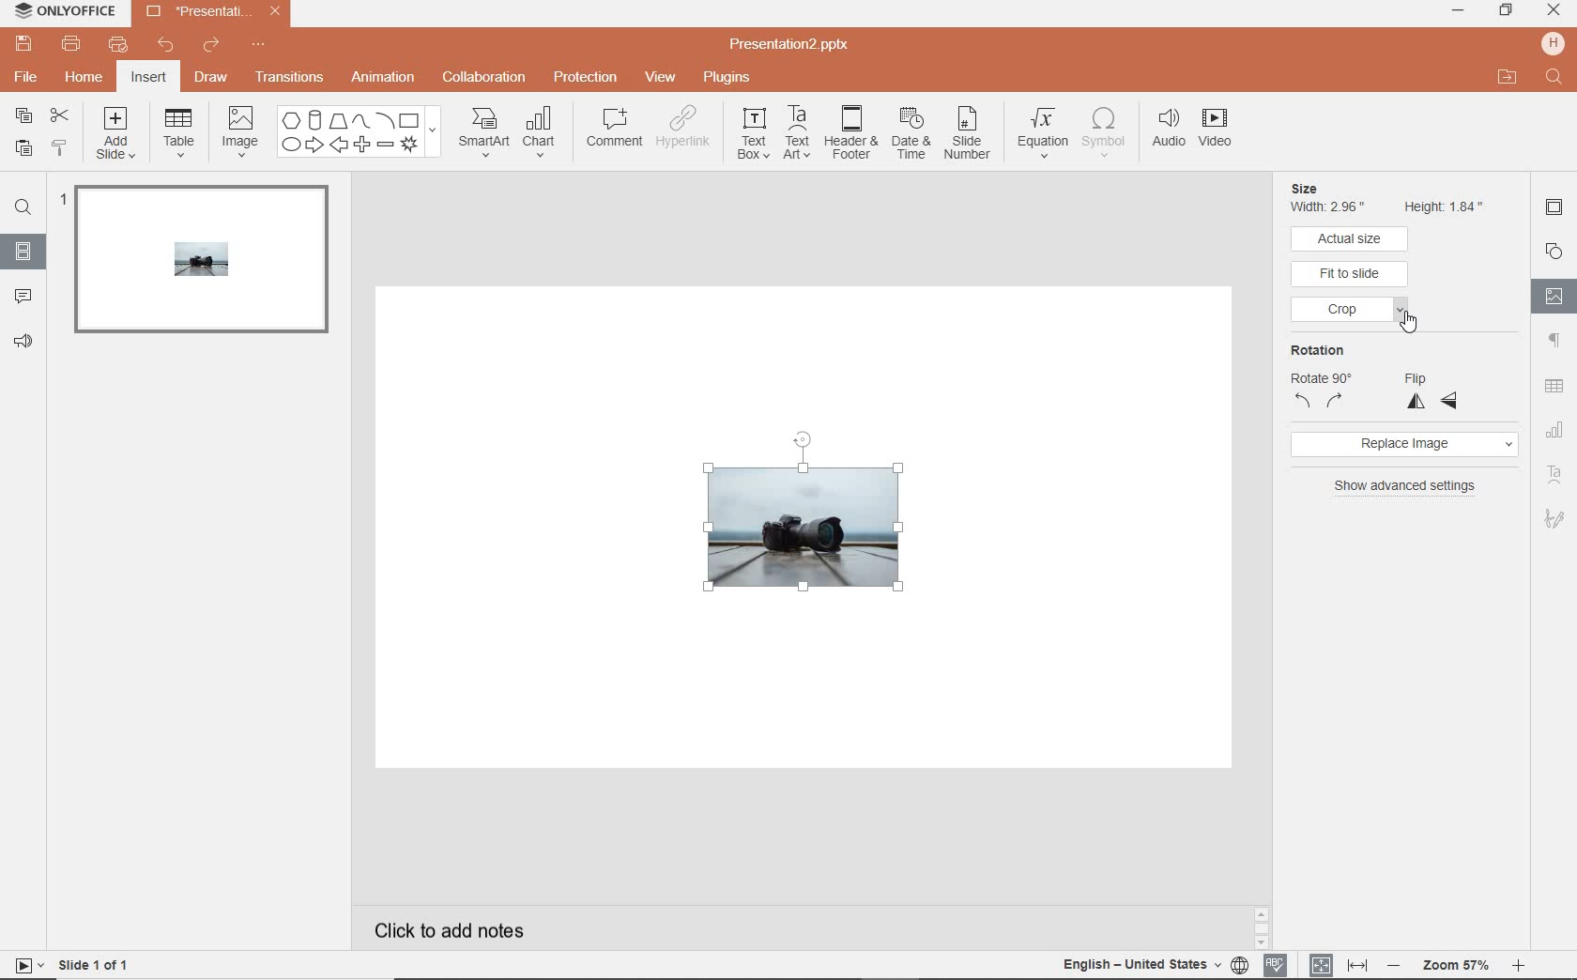  What do you see at coordinates (482, 133) in the screenshot?
I see `smartart` at bounding box center [482, 133].